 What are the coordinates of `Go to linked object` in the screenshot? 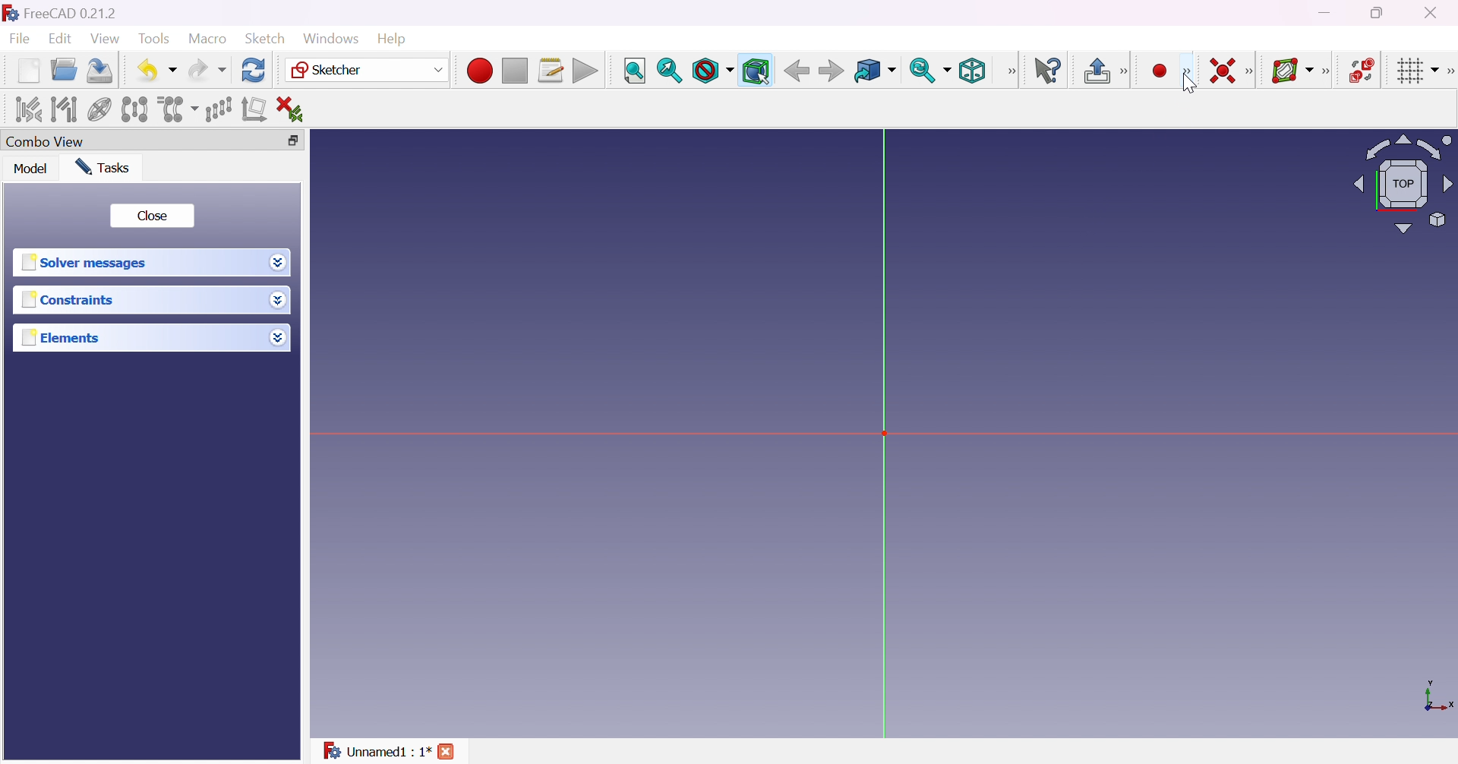 It's located at (874, 71).